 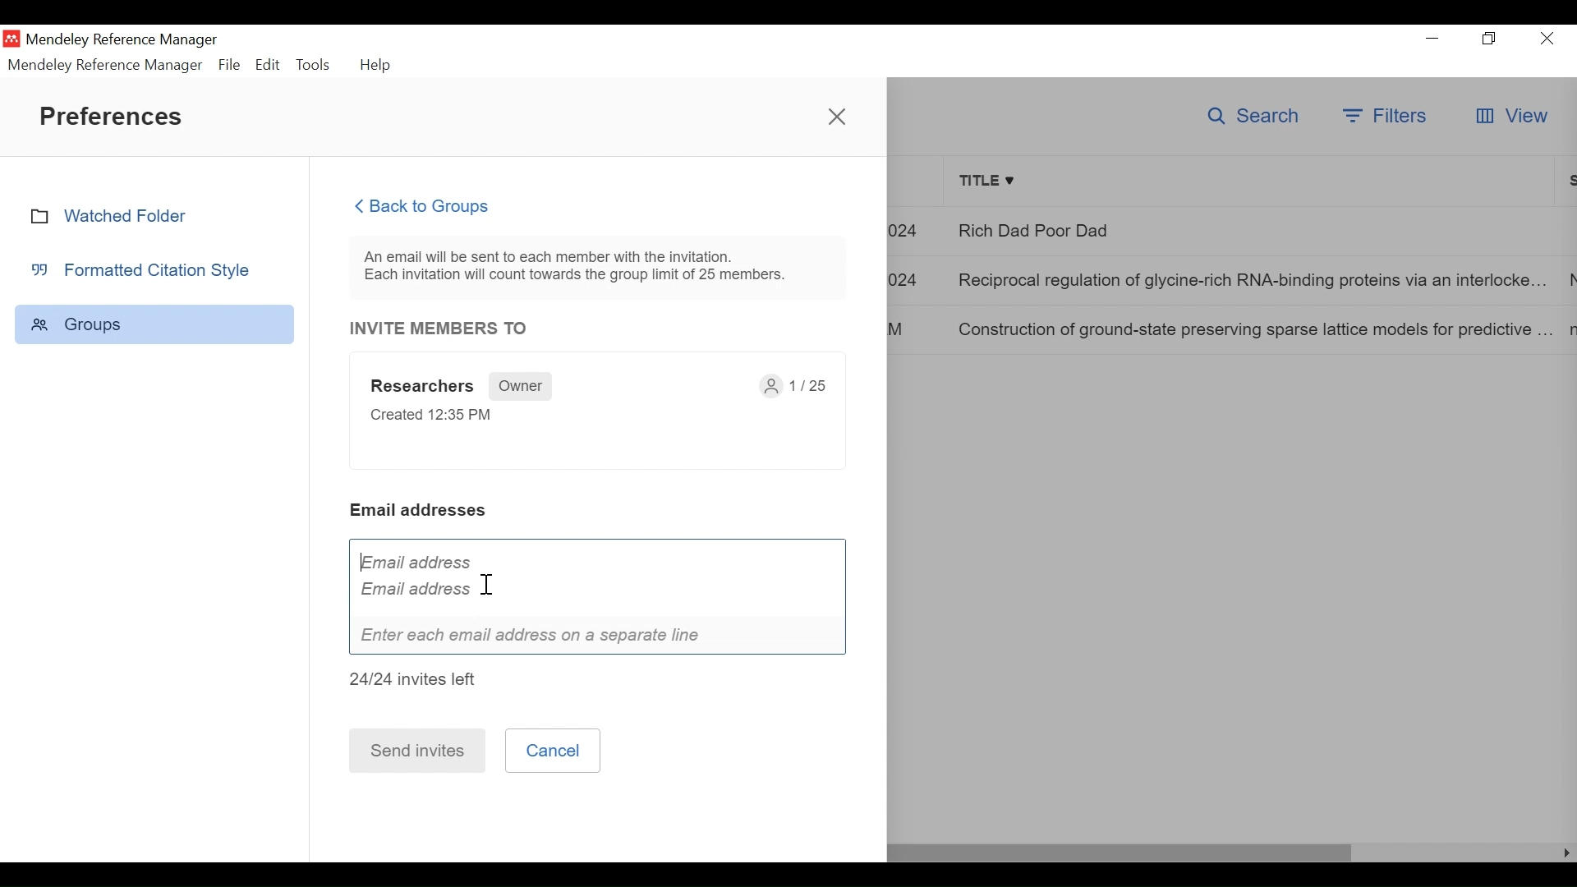 What do you see at coordinates (490, 584) in the screenshot?
I see `cursor` at bounding box center [490, 584].